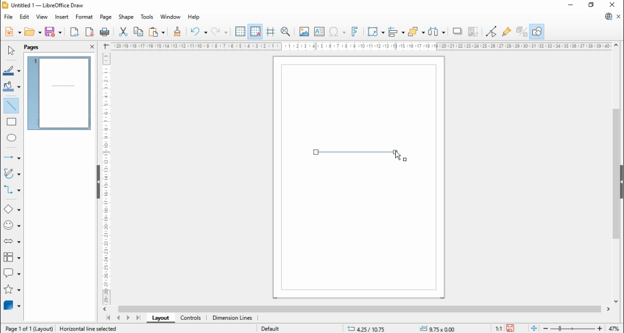  I want to click on page 1, so click(59, 93).